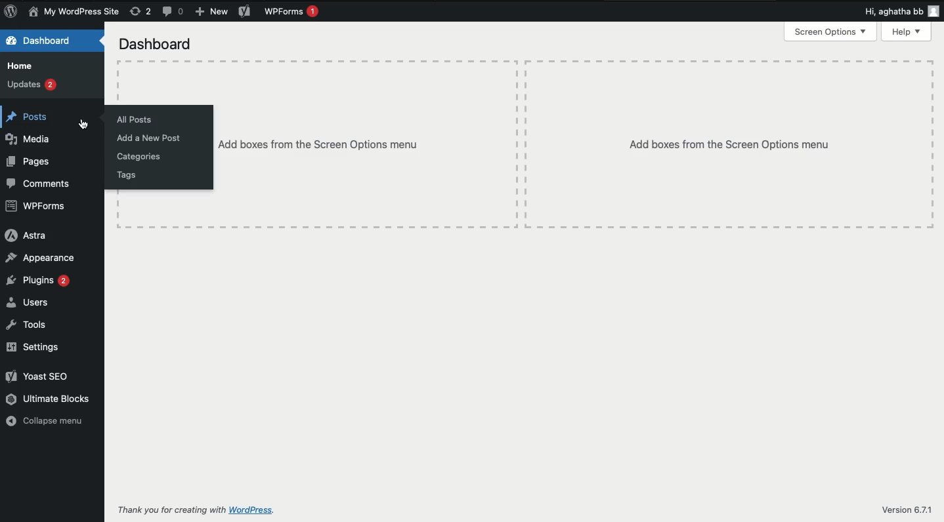 This screenshot has height=522, width=944. I want to click on Screen options, so click(832, 31).